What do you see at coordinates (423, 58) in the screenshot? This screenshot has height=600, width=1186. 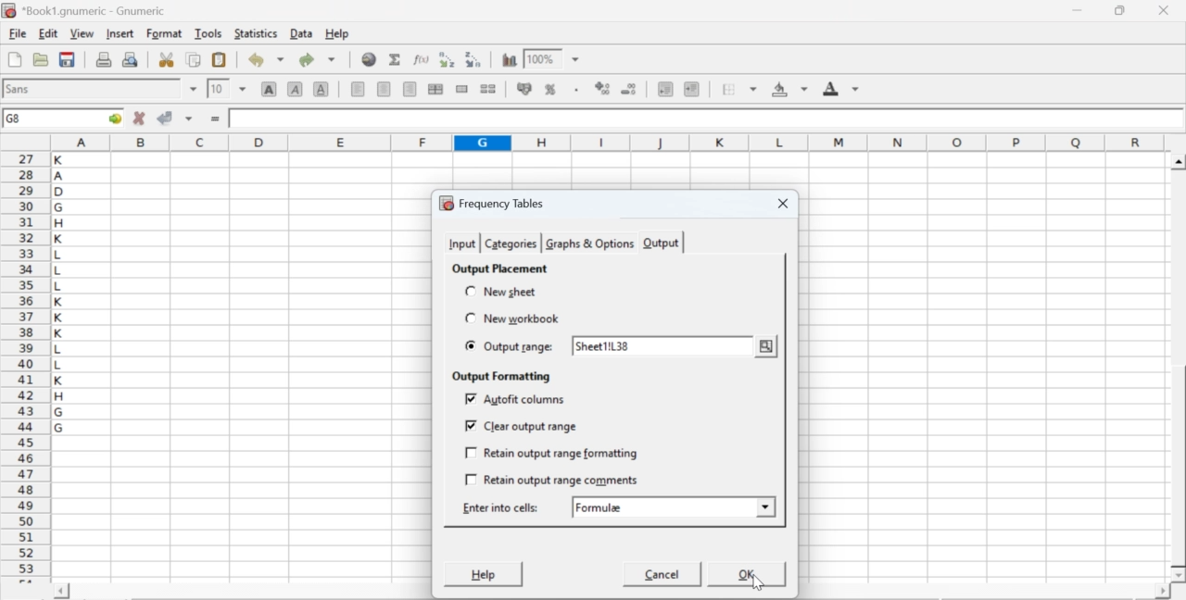 I see `edit function in current cell` at bounding box center [423, 58].